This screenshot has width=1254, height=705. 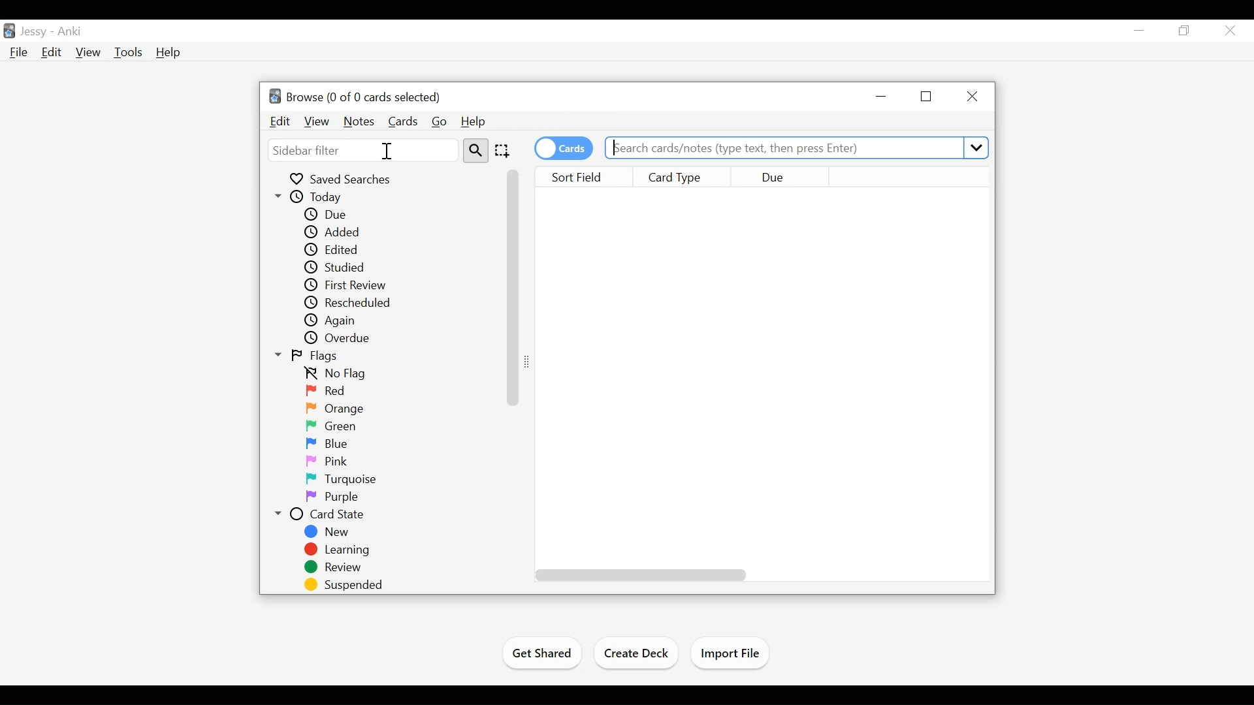 I want to click on Turquoise, so click(x=344, y=478).